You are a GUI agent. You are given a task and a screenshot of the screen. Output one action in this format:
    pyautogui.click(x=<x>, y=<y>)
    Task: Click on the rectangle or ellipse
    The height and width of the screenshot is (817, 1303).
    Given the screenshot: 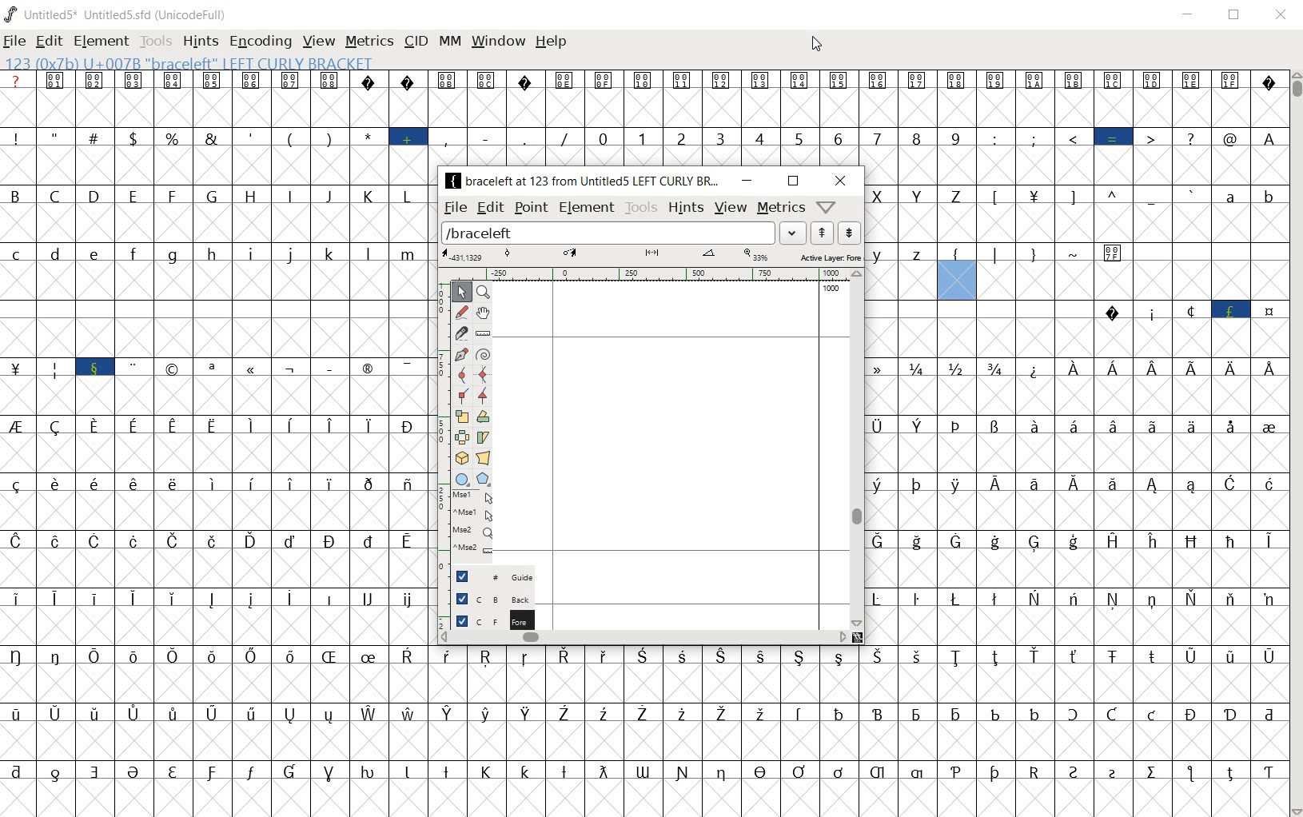 What is the action you would take?
    pyautogui.click(x=460, y=480)
    